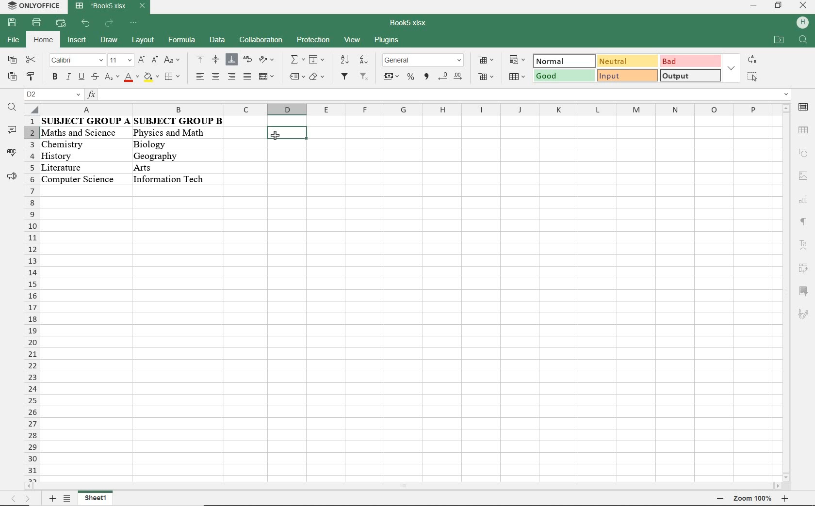  What do you see at coordinates (79, 41) in the screenshot?
I see `insert` at bounding box center [79, 41].